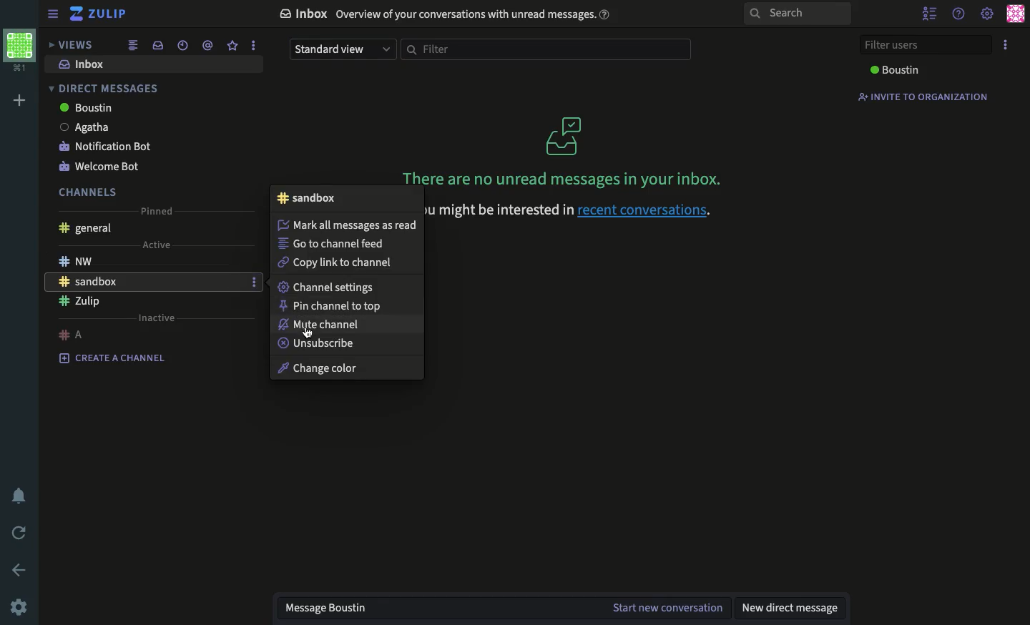 This screenshot has height=625, width=1030. Describe the element at coordinates (134, 46) in the screenshot. I see `combined feed` at that location.